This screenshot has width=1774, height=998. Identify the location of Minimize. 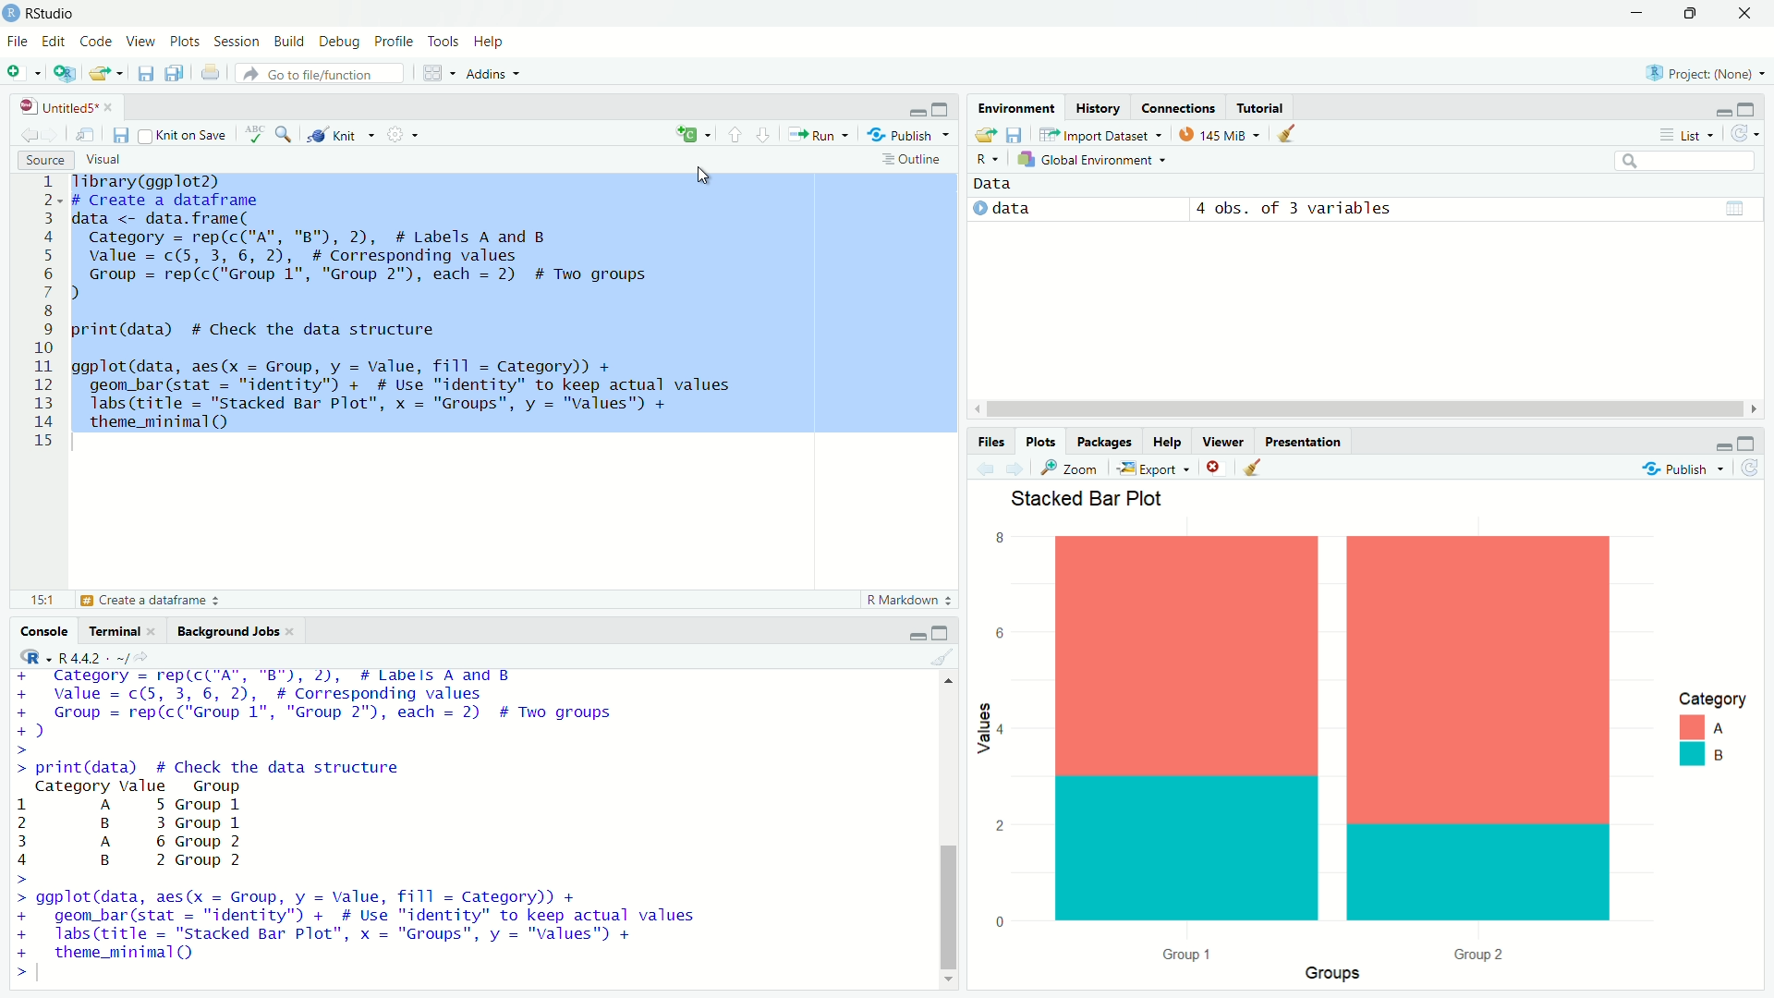
(913, 637).